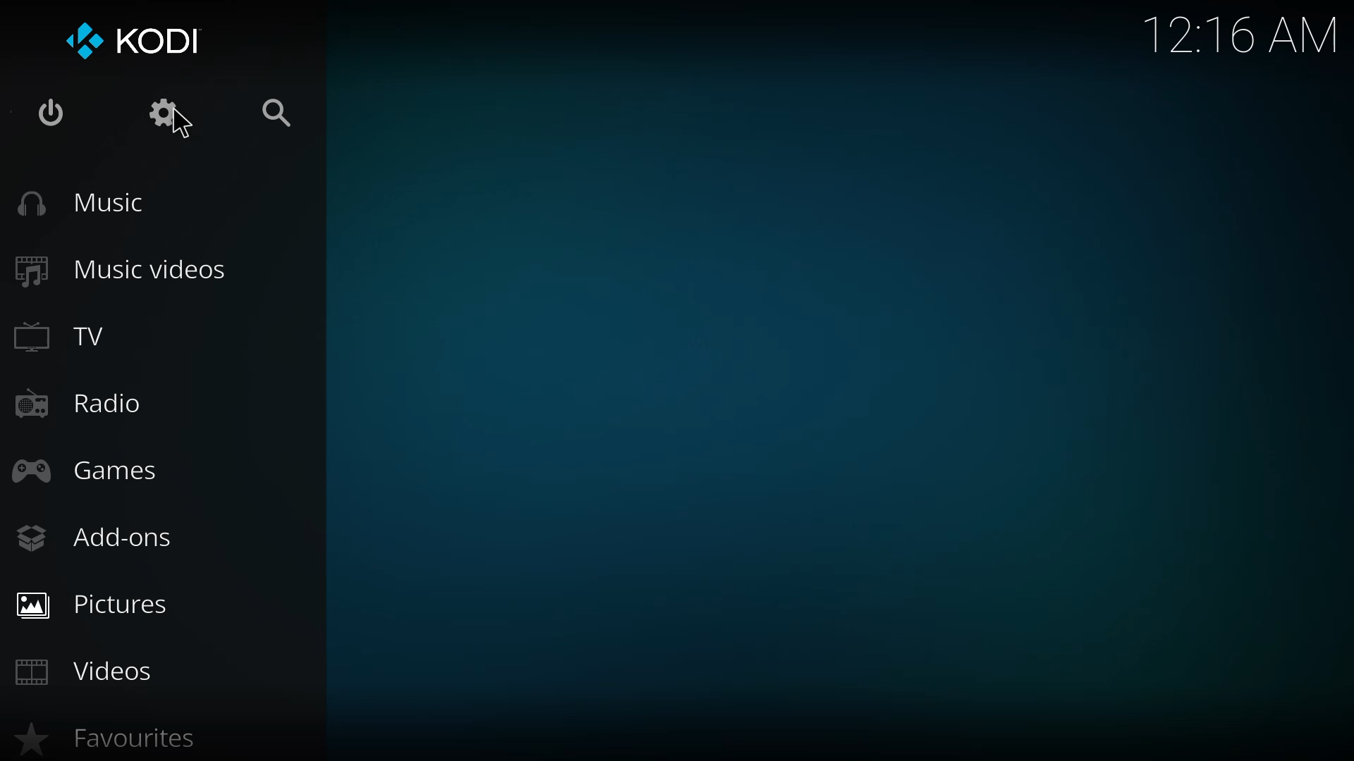  What do you see at coordinates (102, 605) in the screenshot?
I see `pictures` at bounding box center [102, 605].